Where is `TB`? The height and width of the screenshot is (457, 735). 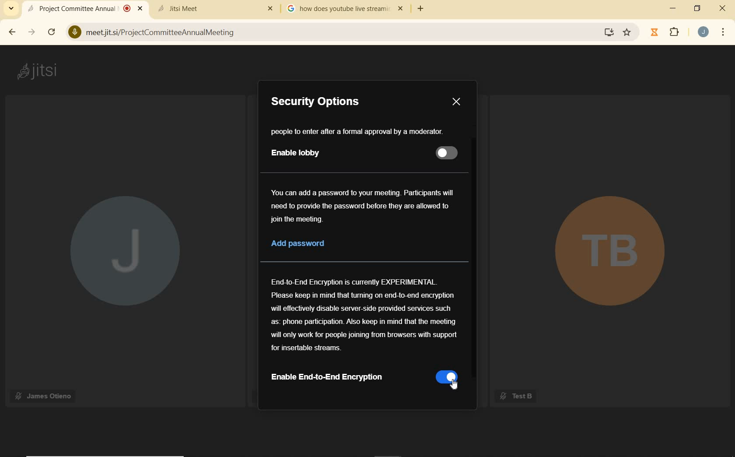 TB is located at coordinates (606, 255).